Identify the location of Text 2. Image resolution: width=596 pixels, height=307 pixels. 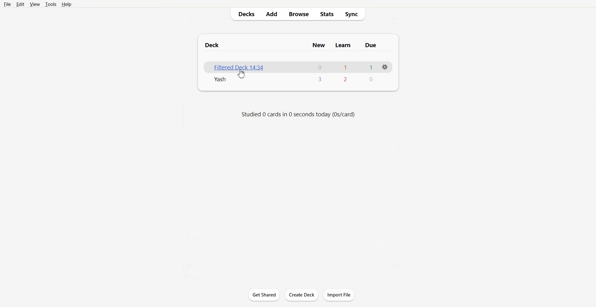
(297, 114).